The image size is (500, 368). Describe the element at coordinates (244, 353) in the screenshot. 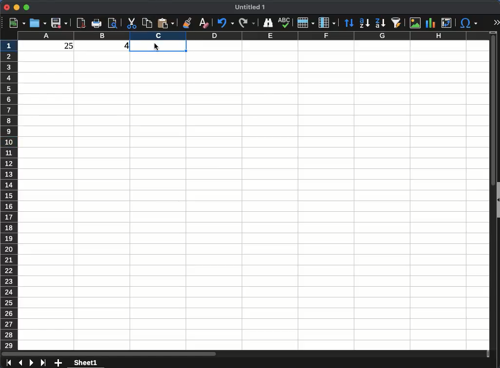

I see `scroll` at that location.